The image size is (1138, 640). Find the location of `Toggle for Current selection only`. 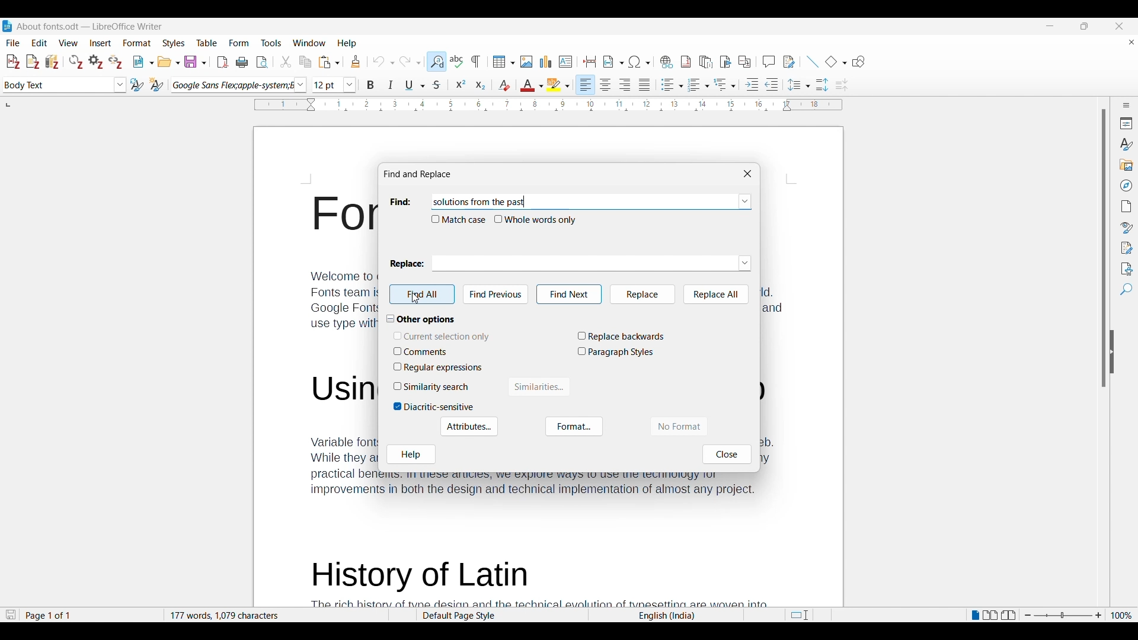

Toggle for Current selection only is located at coordinates (443, 337).